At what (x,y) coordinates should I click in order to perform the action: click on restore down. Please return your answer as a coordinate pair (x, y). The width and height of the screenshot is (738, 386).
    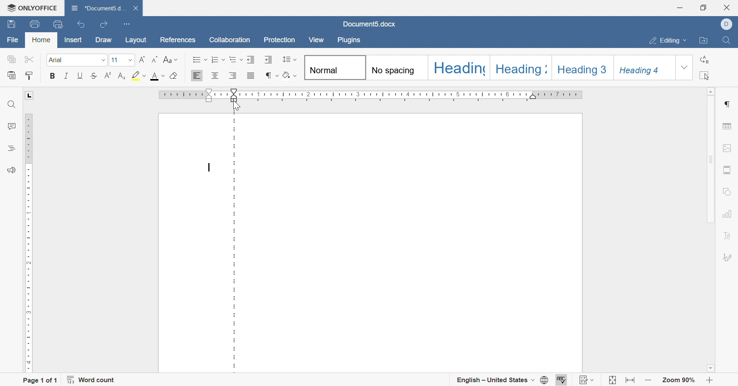
    Looking at the image, I should click on (703, 7).